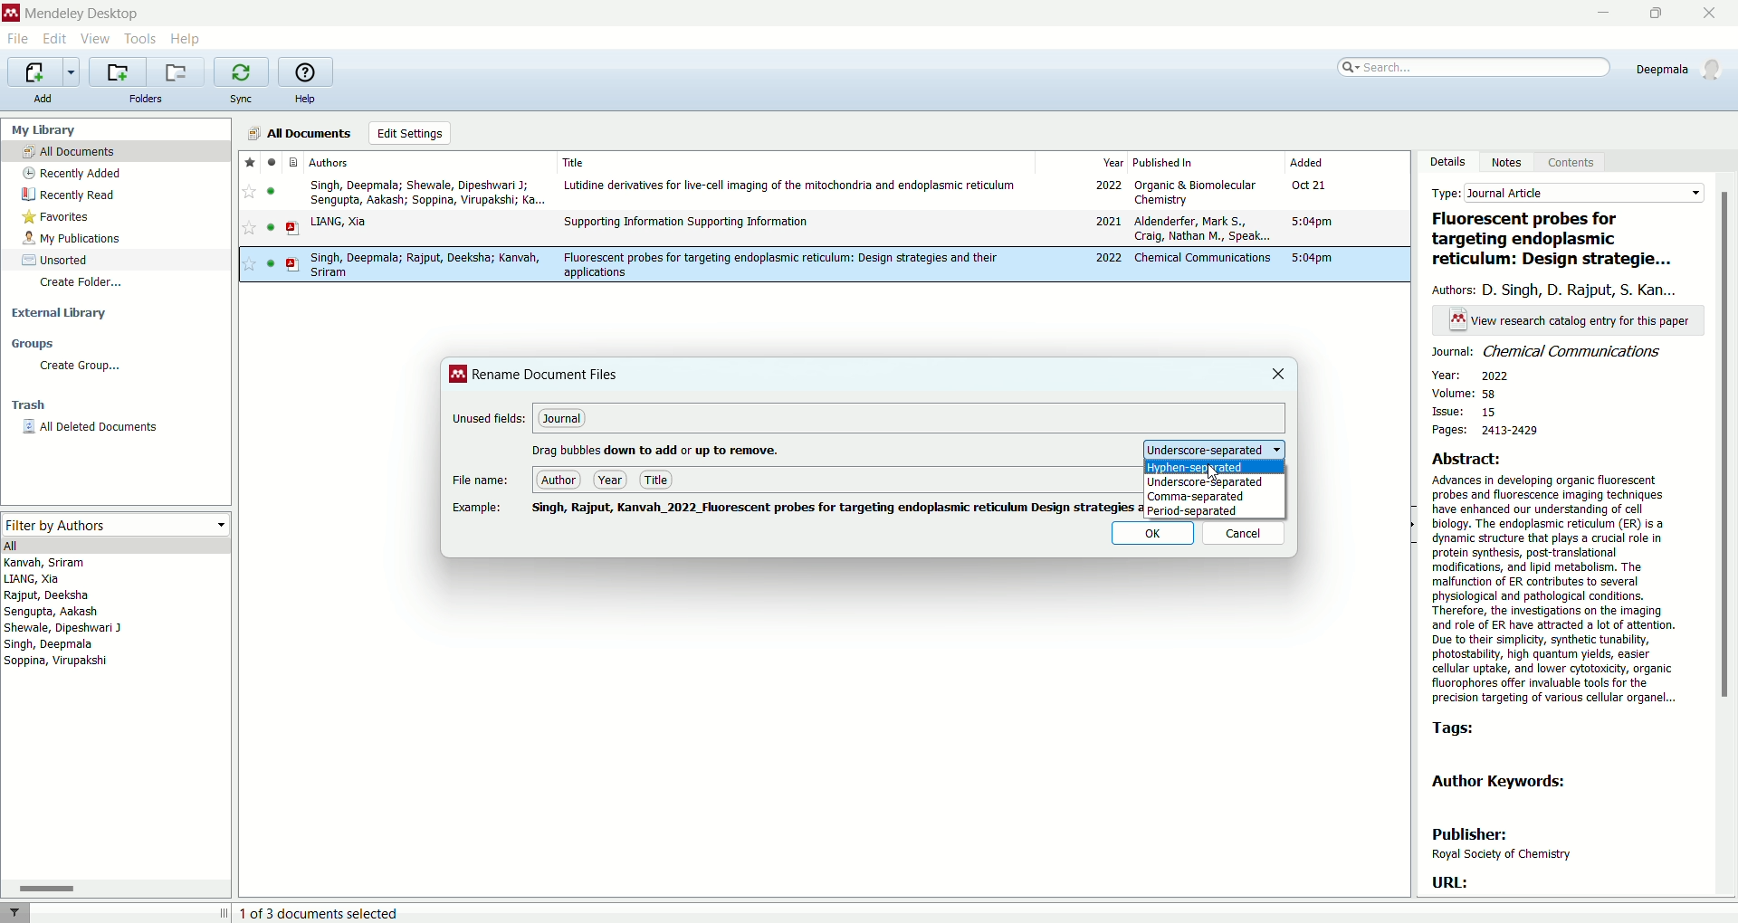 The height and width of the screenshot is (923, 1738). Describe the element at coordinates (295, 263) in the screenshot. I see `document` at that location.